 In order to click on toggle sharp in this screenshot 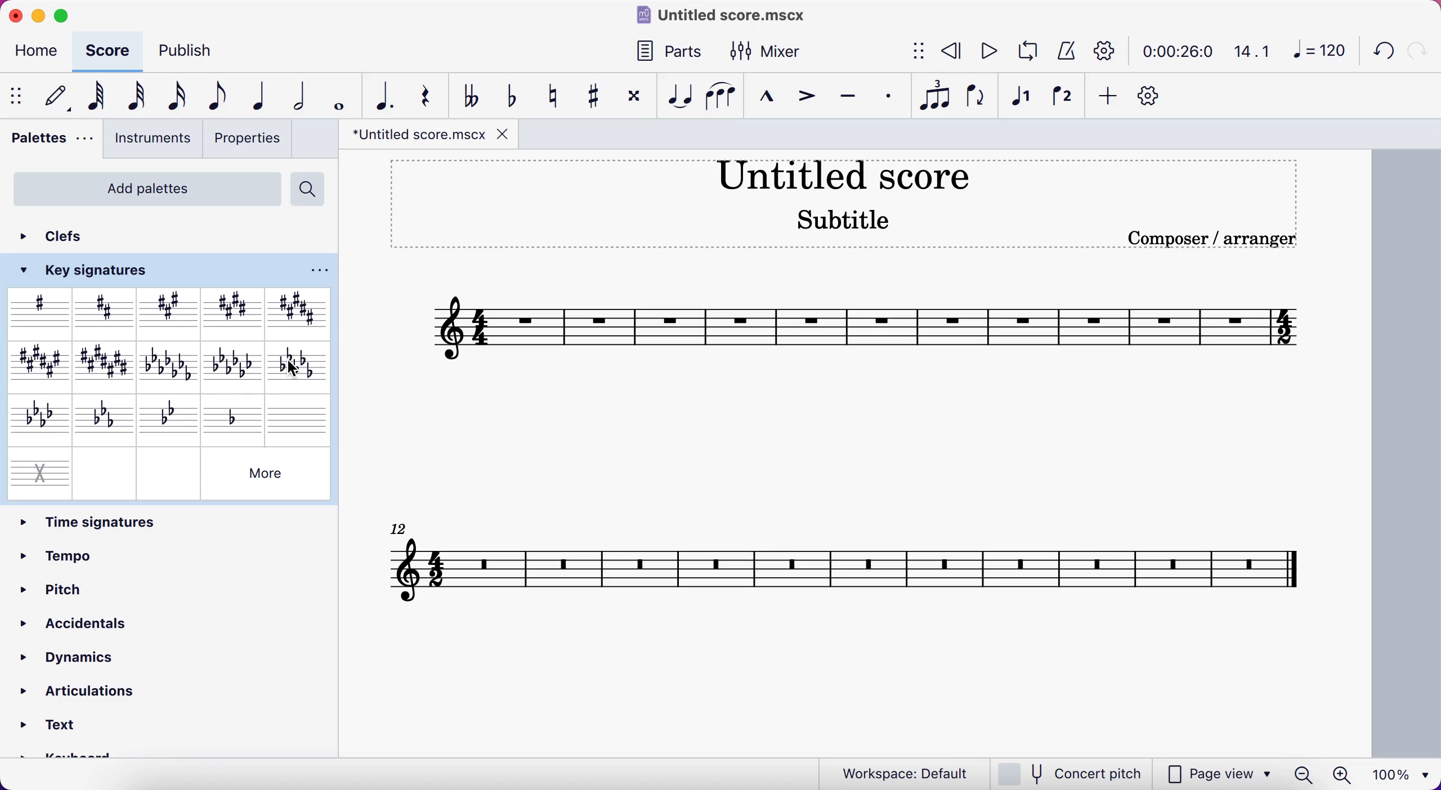, I will do `click(591, 98)`.